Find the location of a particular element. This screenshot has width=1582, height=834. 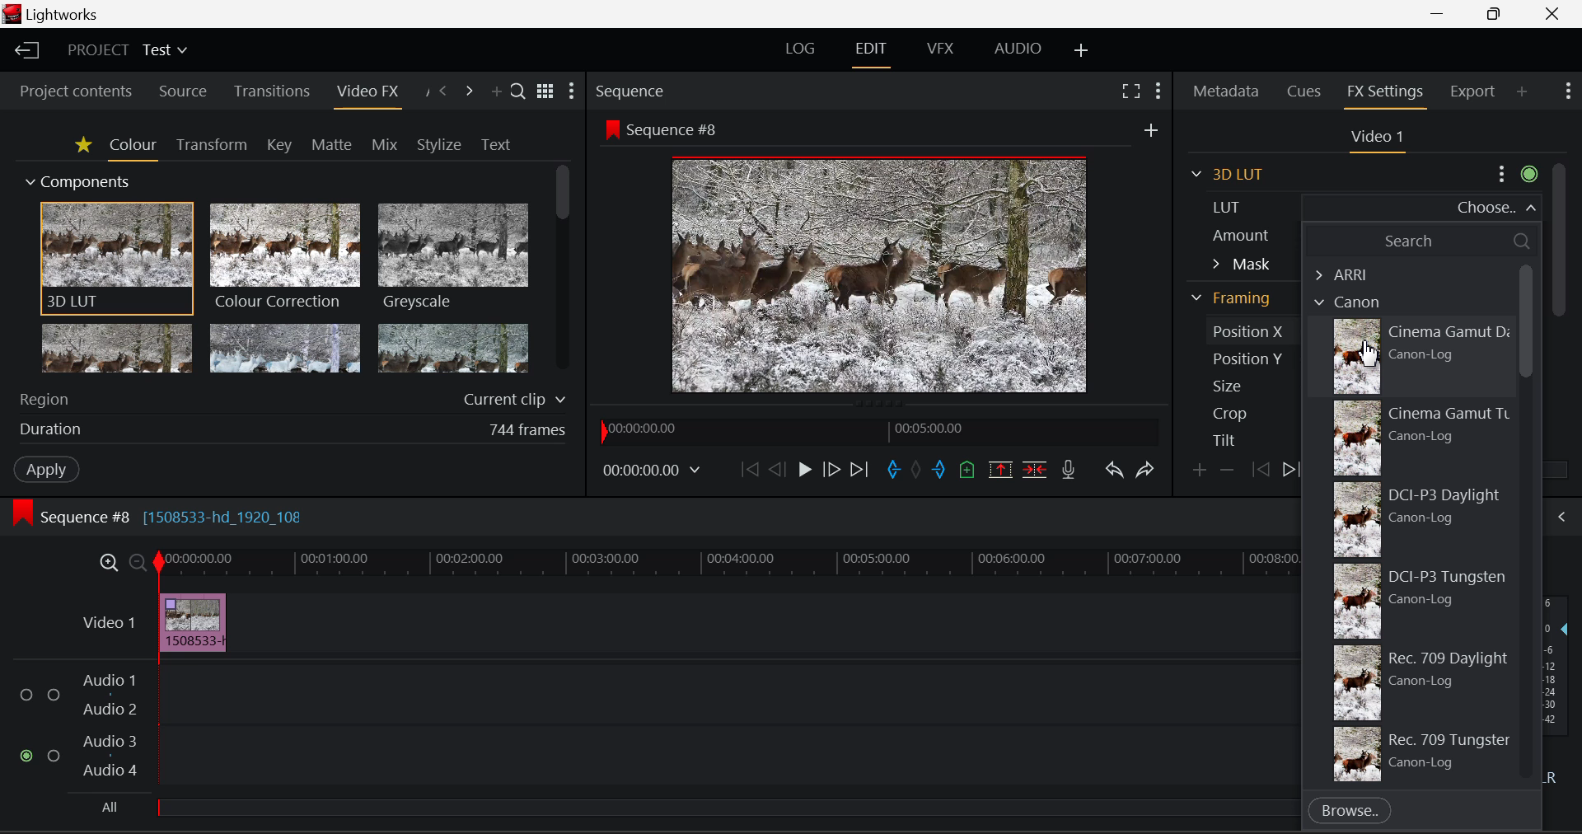

709 Daylight is located at coordinates (1407, 684).